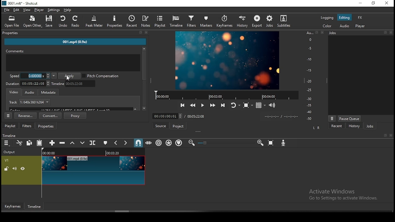 The width and height of the screenshot is (395, 222). Describe the element at coordinates (242, 21) in the screenshot. I see `history` at that location.